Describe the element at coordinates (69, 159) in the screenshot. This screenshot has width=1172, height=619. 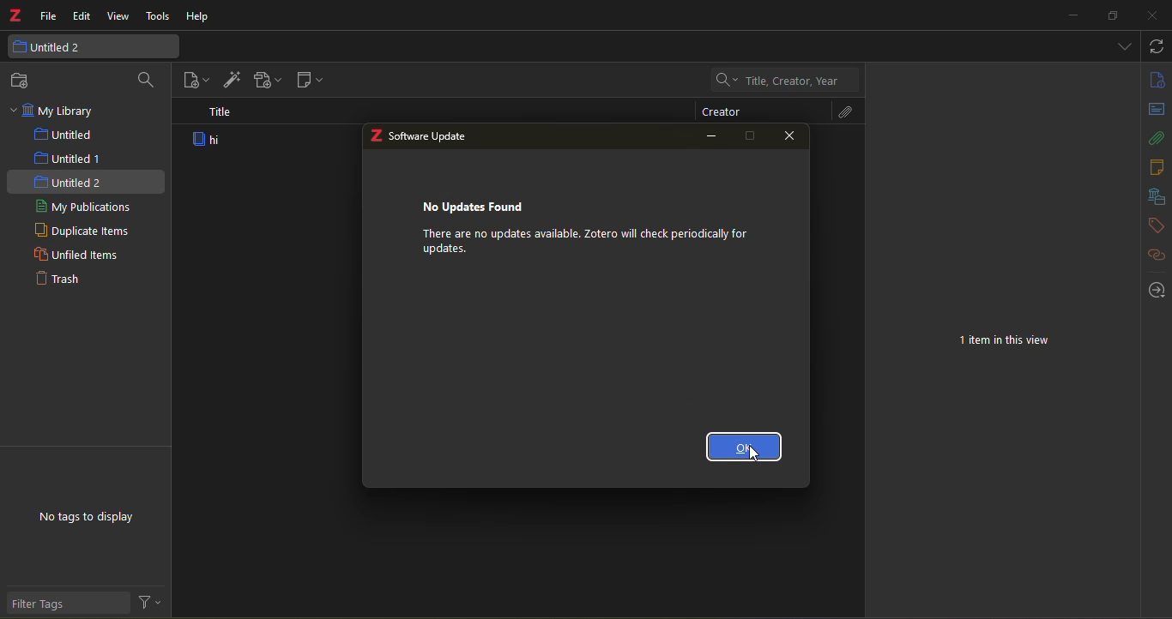
I see `untitled 1` at that location.